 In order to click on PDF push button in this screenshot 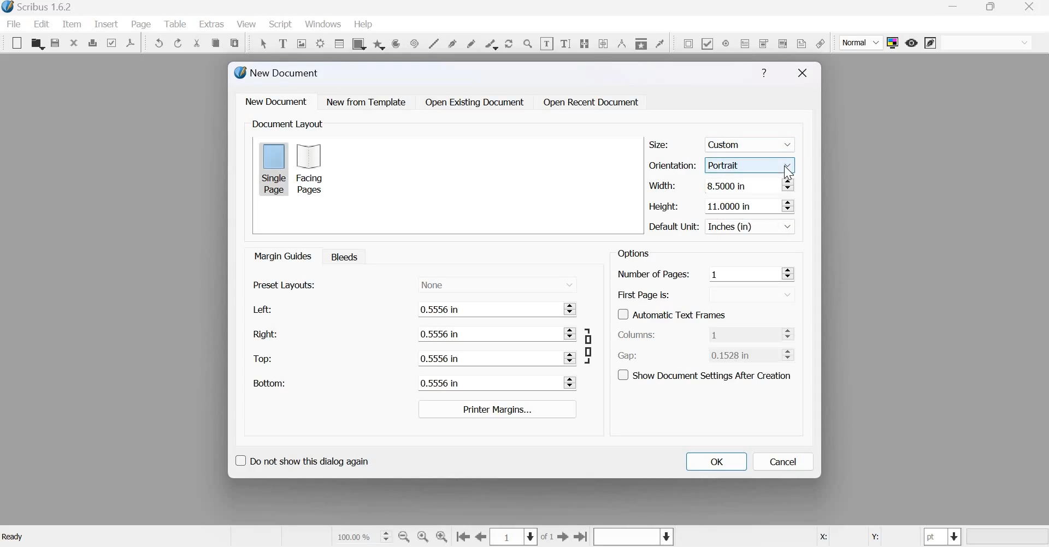, I will do `click(686, 43)`.